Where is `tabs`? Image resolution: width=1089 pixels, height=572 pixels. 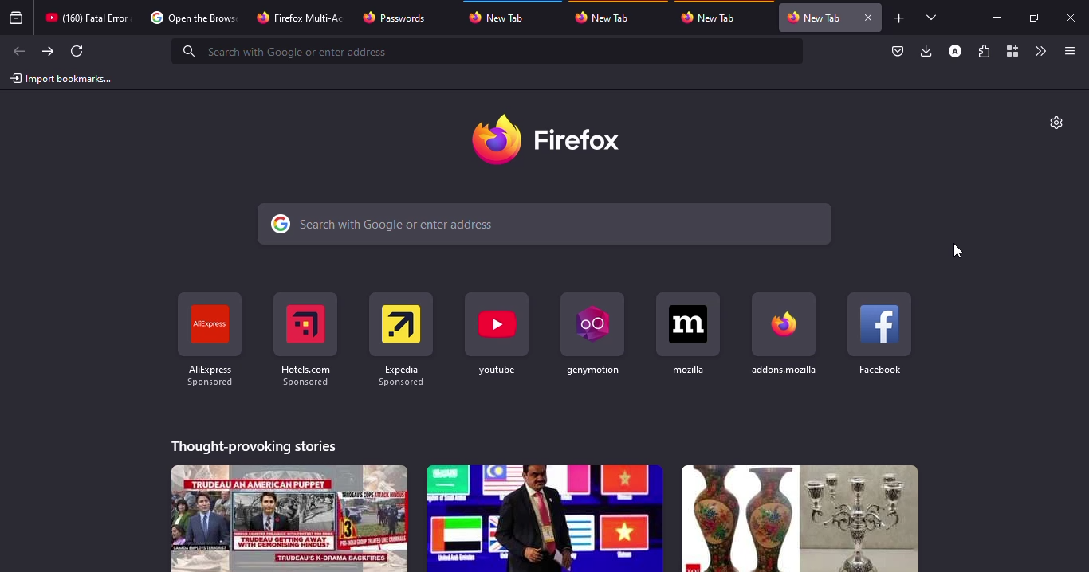
tabs is located at coordinates (930, 18).